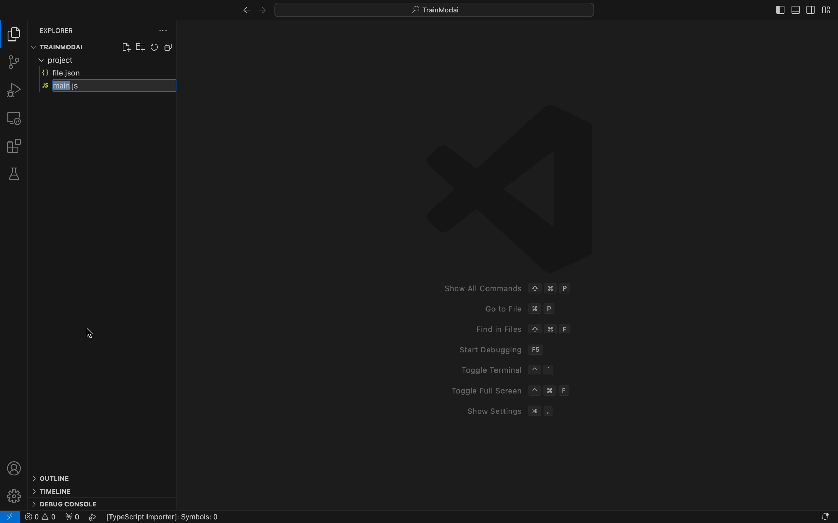  I want to click on file explorer setting, so click(160, 30).